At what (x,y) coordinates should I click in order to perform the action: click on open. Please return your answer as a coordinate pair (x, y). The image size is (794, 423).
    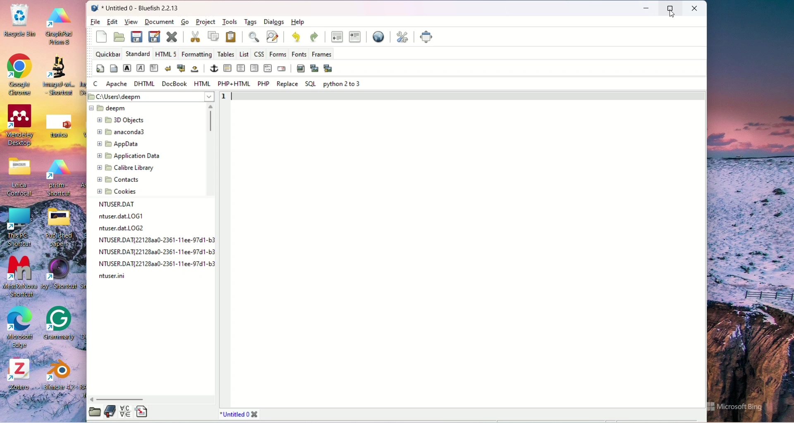
    Looking at the image, I should click on (120, 37).